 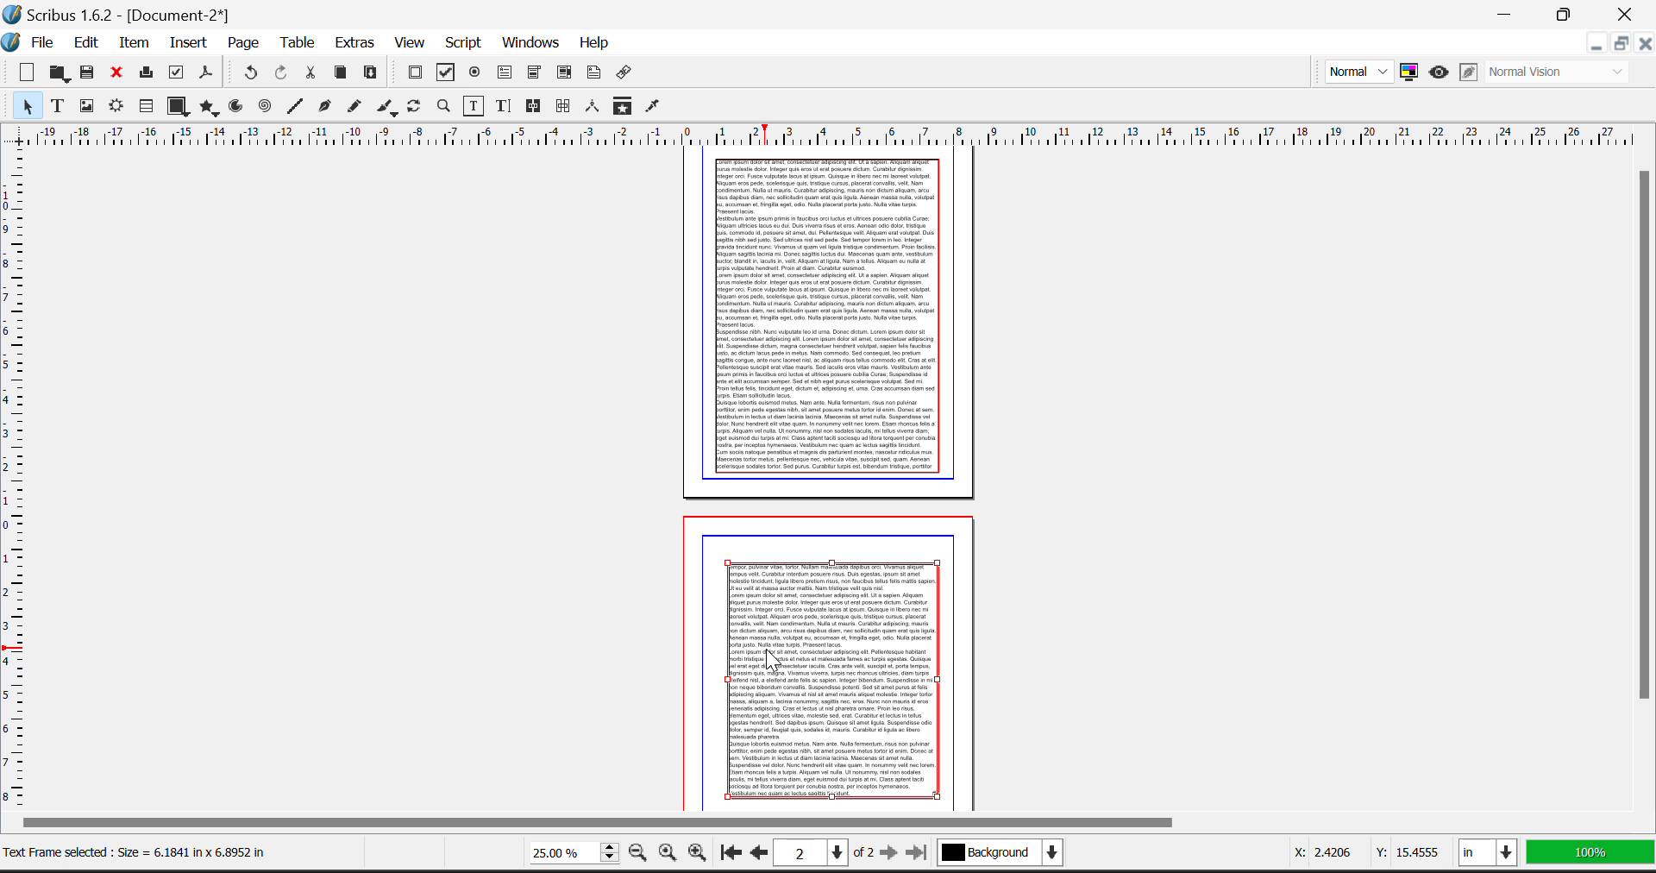 I want to click on Close, so click(x=1644, y=44).